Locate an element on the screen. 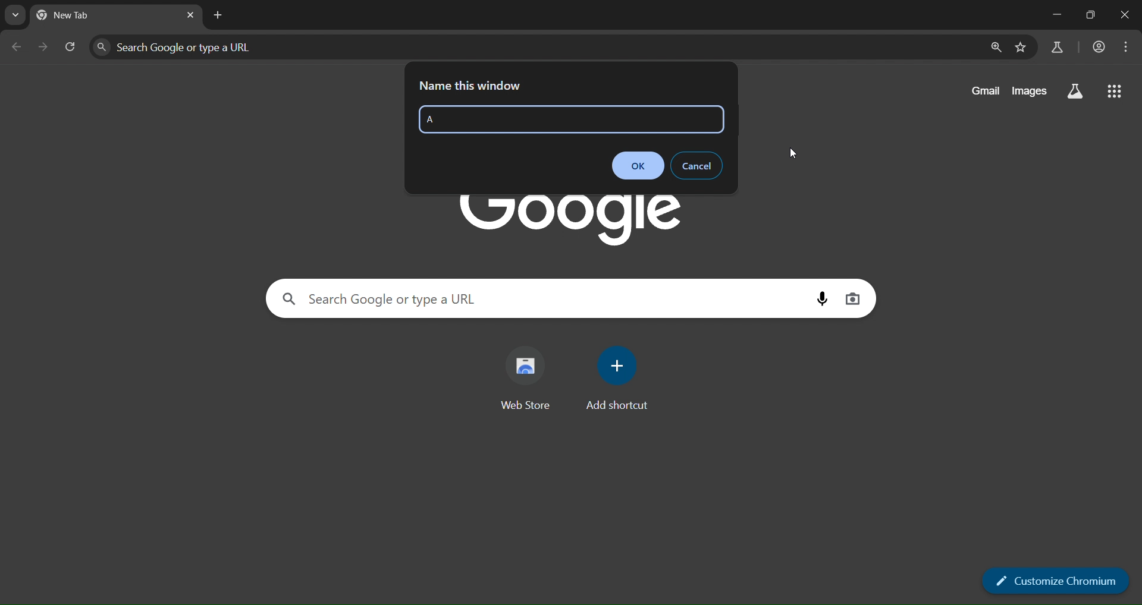  search labs is located at coordinates (1057, 47).